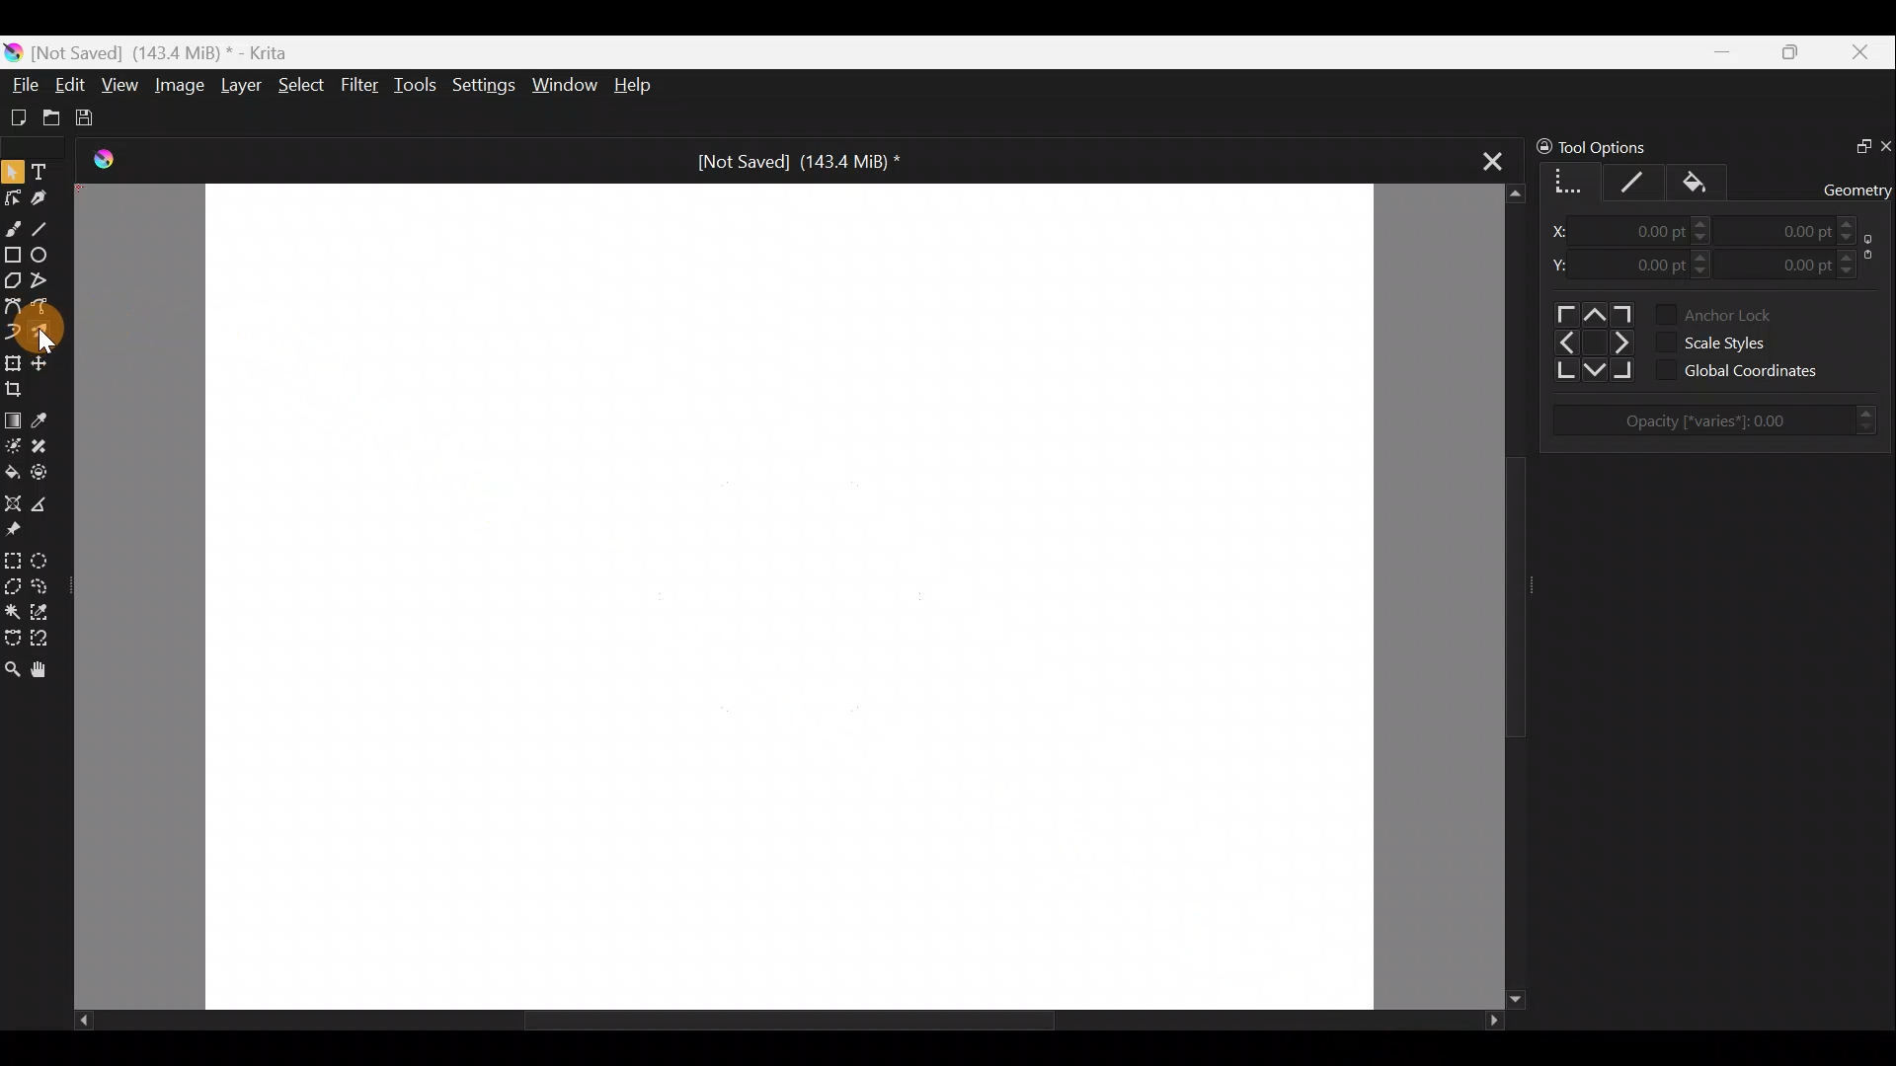 This screenshot has width=1896, height=1066. Describe the element at coordinates (112, 162) in the screenshot. I see `Logo` at that location.